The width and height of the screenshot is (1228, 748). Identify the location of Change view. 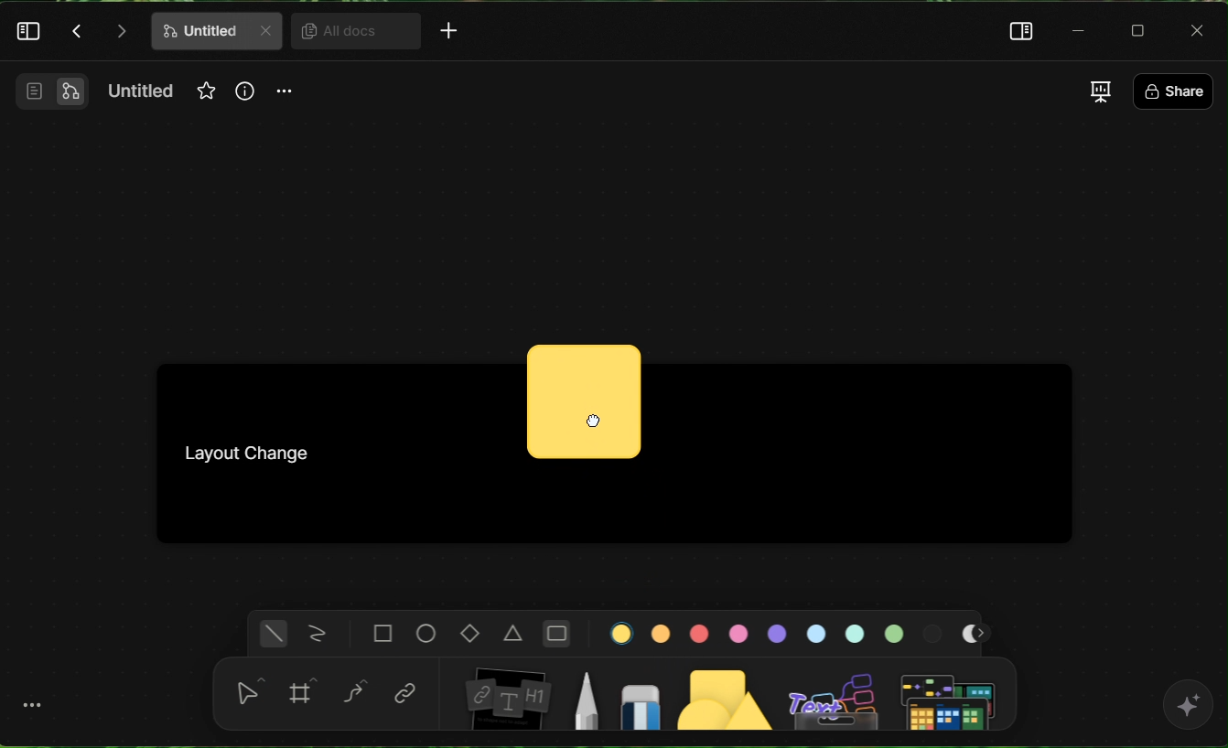
(1099, 91).